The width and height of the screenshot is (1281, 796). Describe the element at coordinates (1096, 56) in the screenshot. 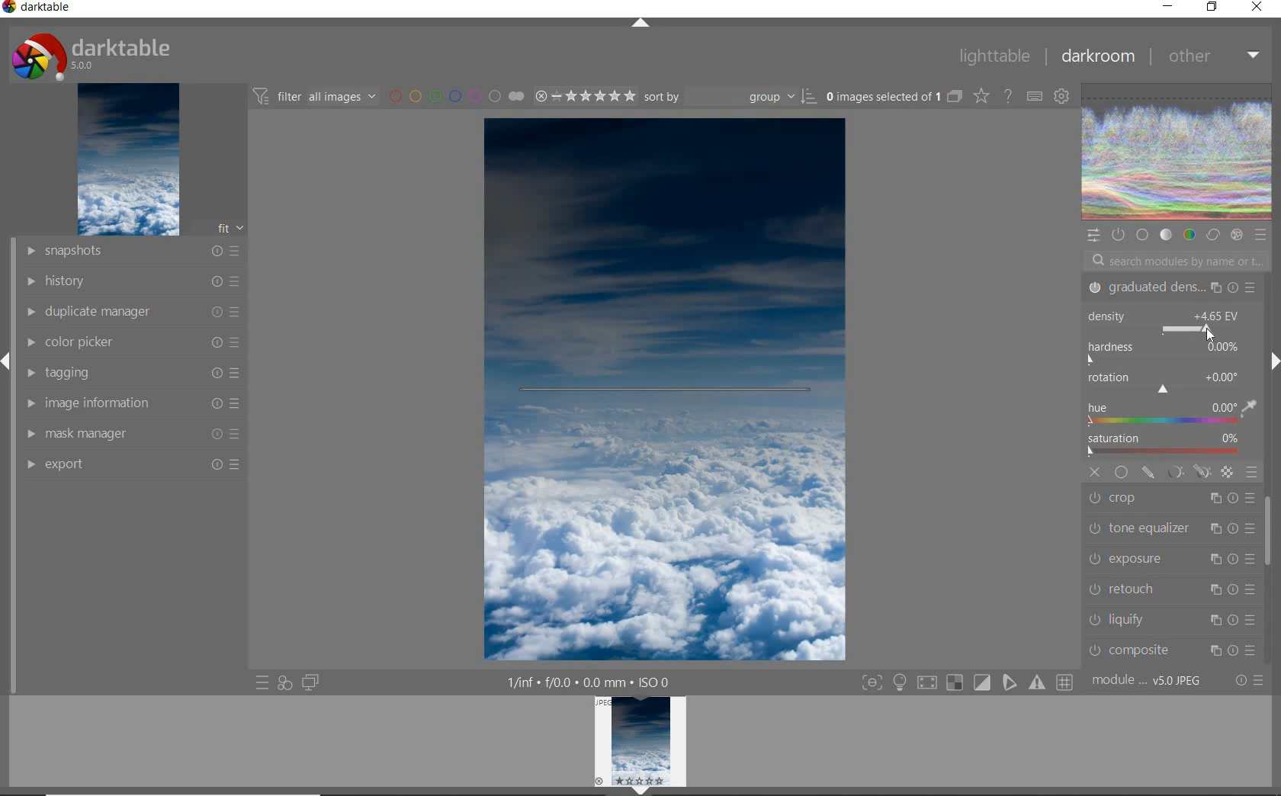

I see `DARKROOM` at that location.